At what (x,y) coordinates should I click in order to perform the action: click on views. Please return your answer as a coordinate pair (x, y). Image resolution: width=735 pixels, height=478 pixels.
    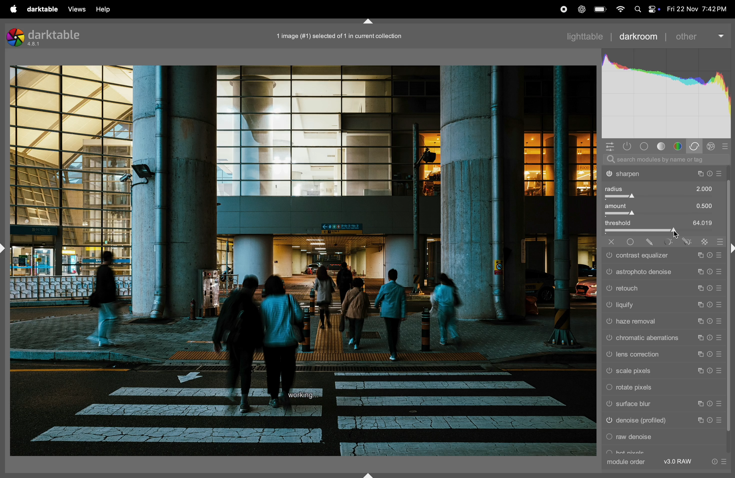
    Looking at the image, I should click on (77, 9).